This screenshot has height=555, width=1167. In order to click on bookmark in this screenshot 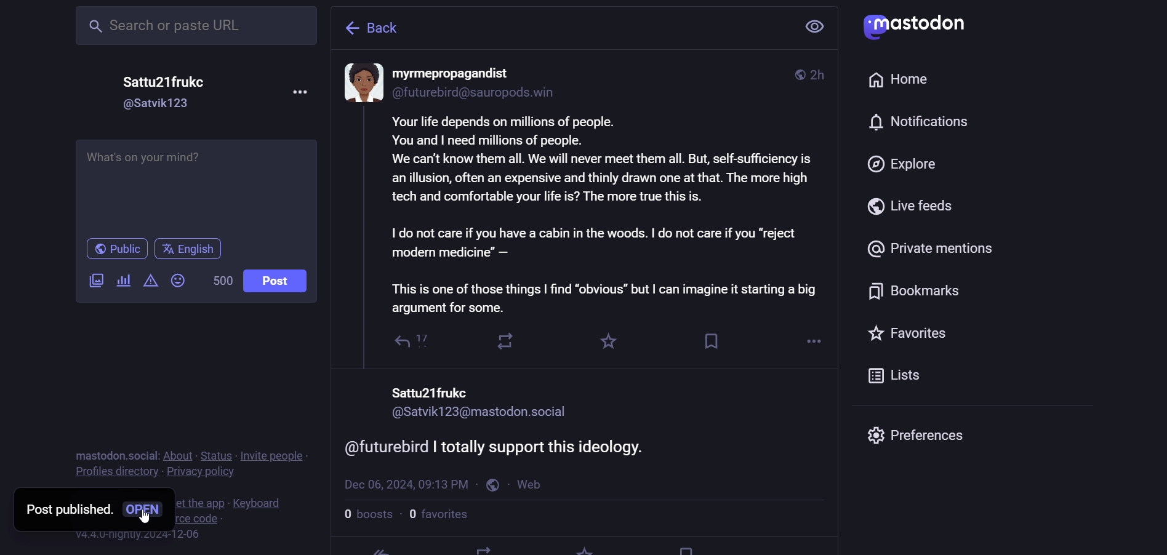, I will do `click(709, 341)`.